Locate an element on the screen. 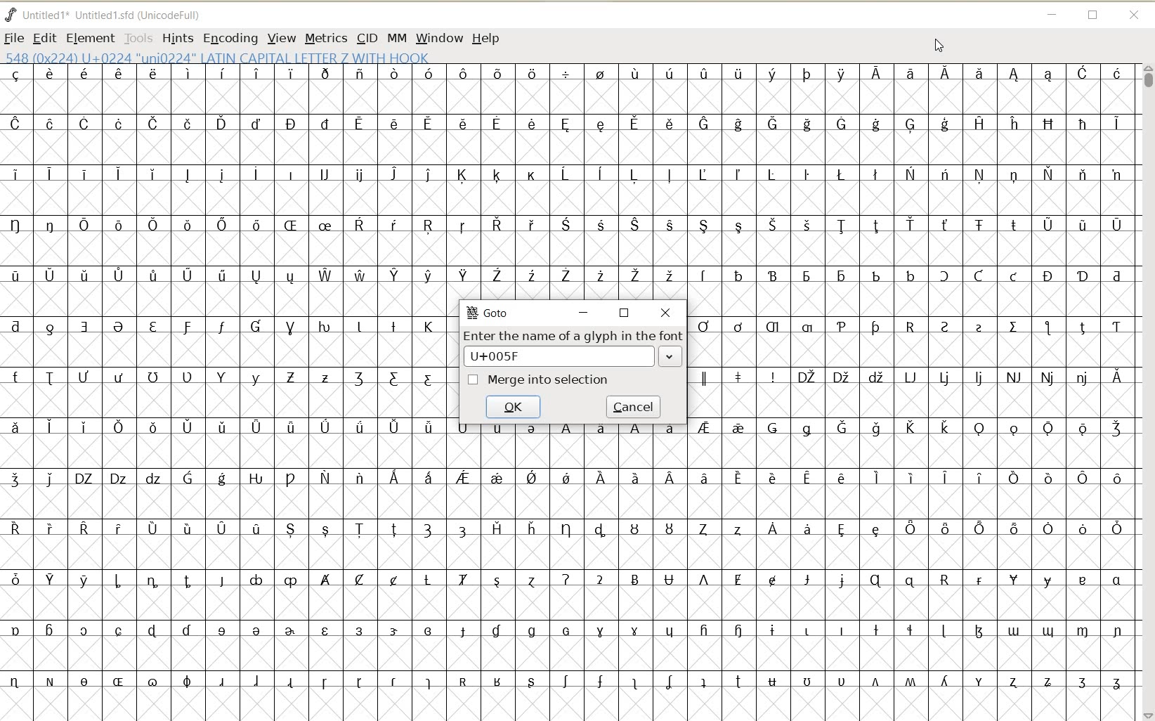  FONTFORGE is located at coordinates (11, 14).